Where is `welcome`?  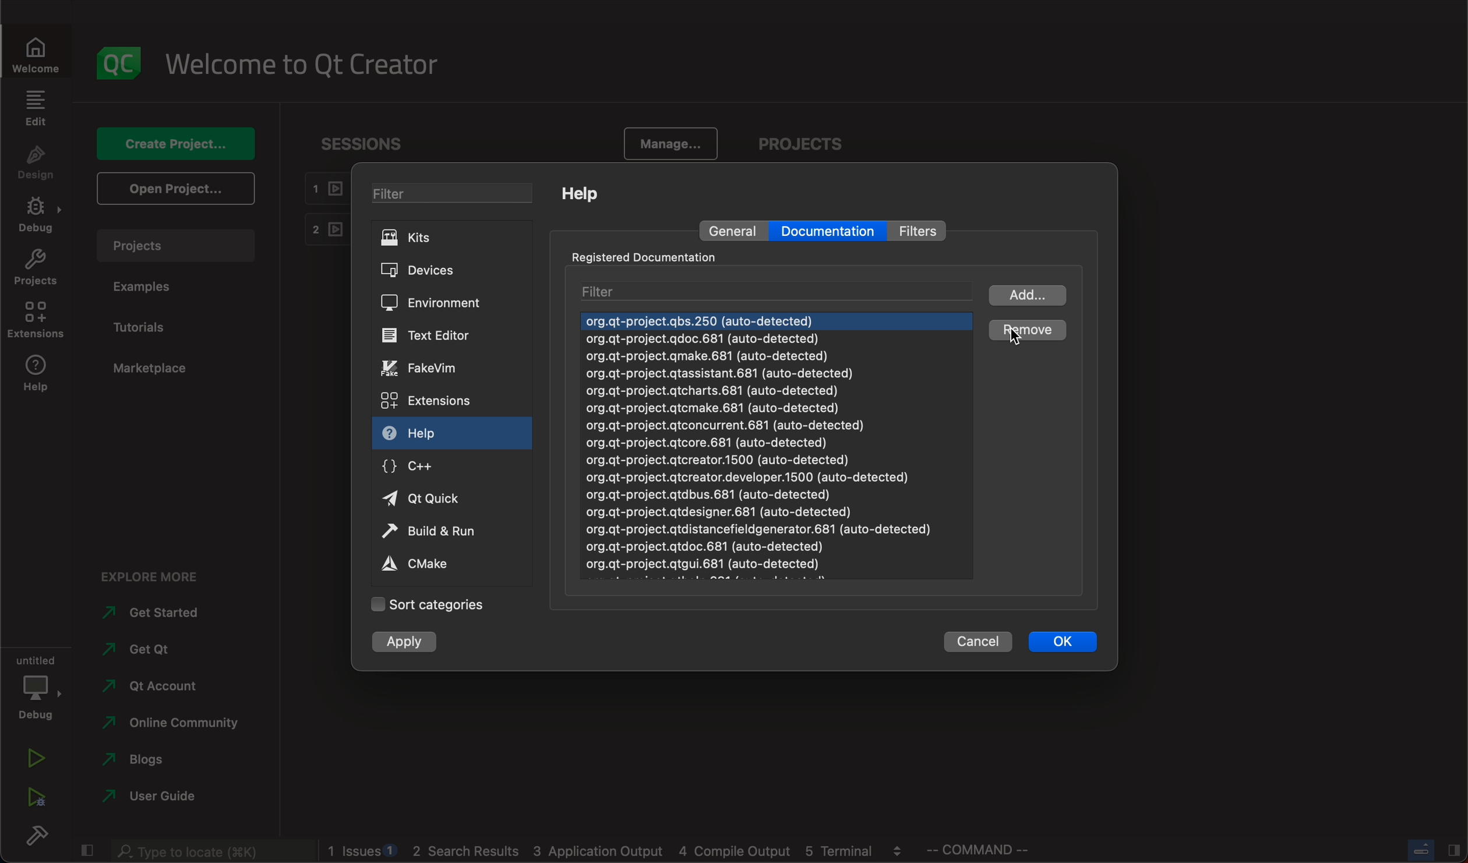 welcome is located at coordinates (34, 58).